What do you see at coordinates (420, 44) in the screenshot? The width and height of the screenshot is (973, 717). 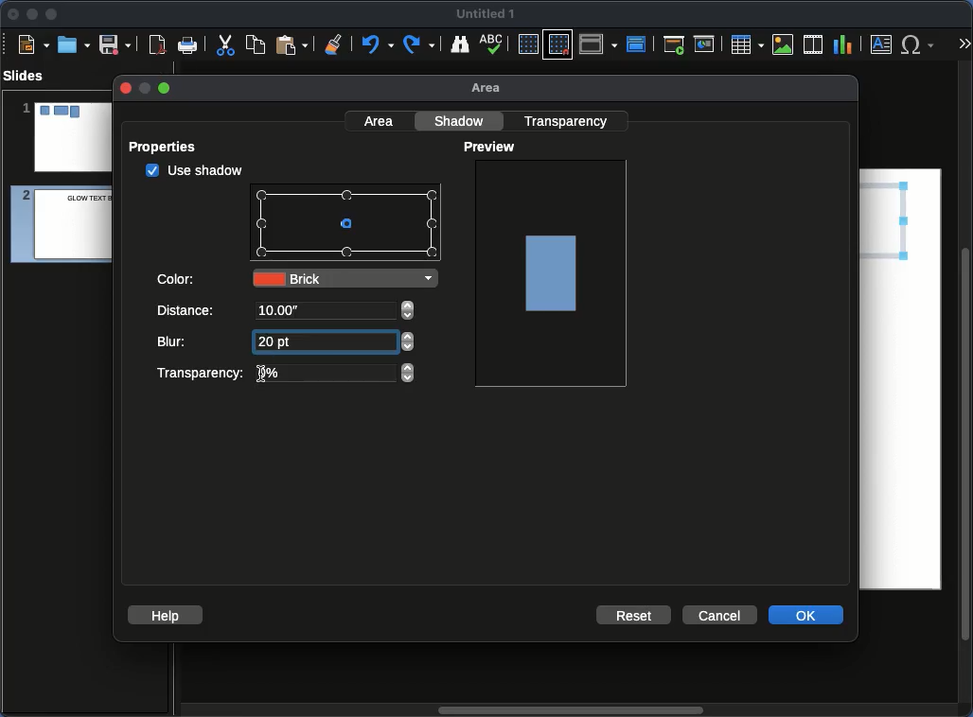 I see `Redo` at bounding box center [420, 44].